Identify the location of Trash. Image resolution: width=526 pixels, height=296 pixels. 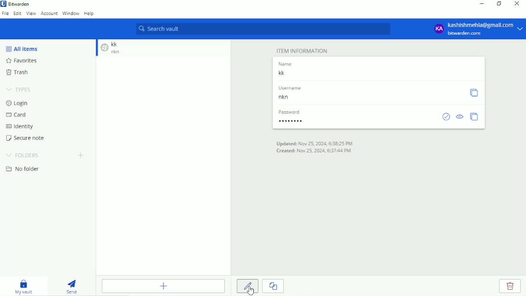
(19, 72).